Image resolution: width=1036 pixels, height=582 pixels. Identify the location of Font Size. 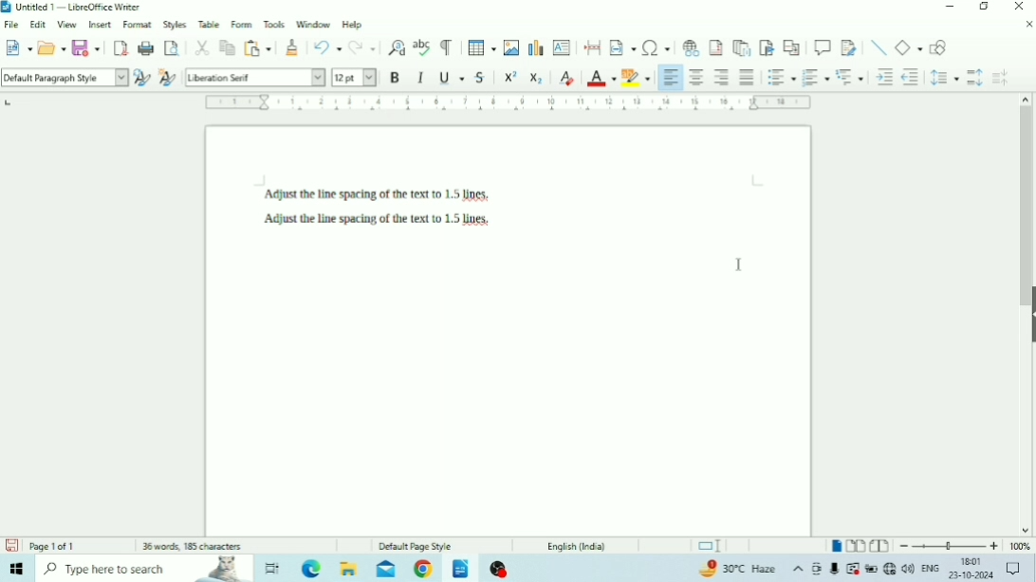
(354, 77).